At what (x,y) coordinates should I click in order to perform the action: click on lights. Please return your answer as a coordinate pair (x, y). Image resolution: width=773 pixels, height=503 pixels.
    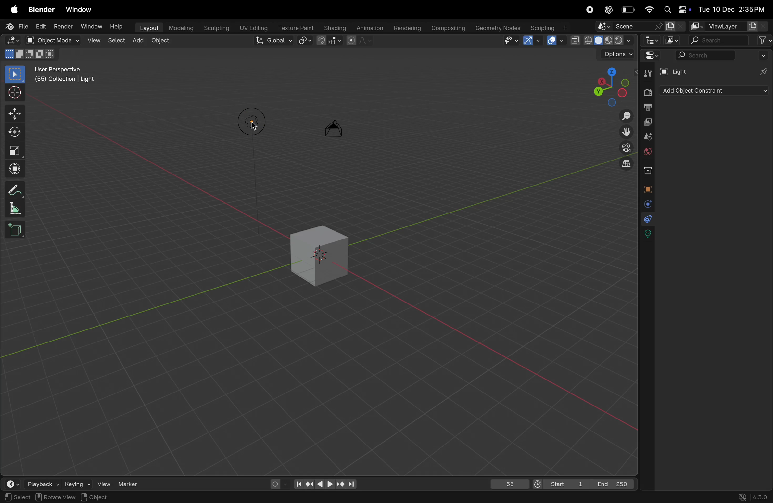
    Looking at the image, I should click on (647, 234).